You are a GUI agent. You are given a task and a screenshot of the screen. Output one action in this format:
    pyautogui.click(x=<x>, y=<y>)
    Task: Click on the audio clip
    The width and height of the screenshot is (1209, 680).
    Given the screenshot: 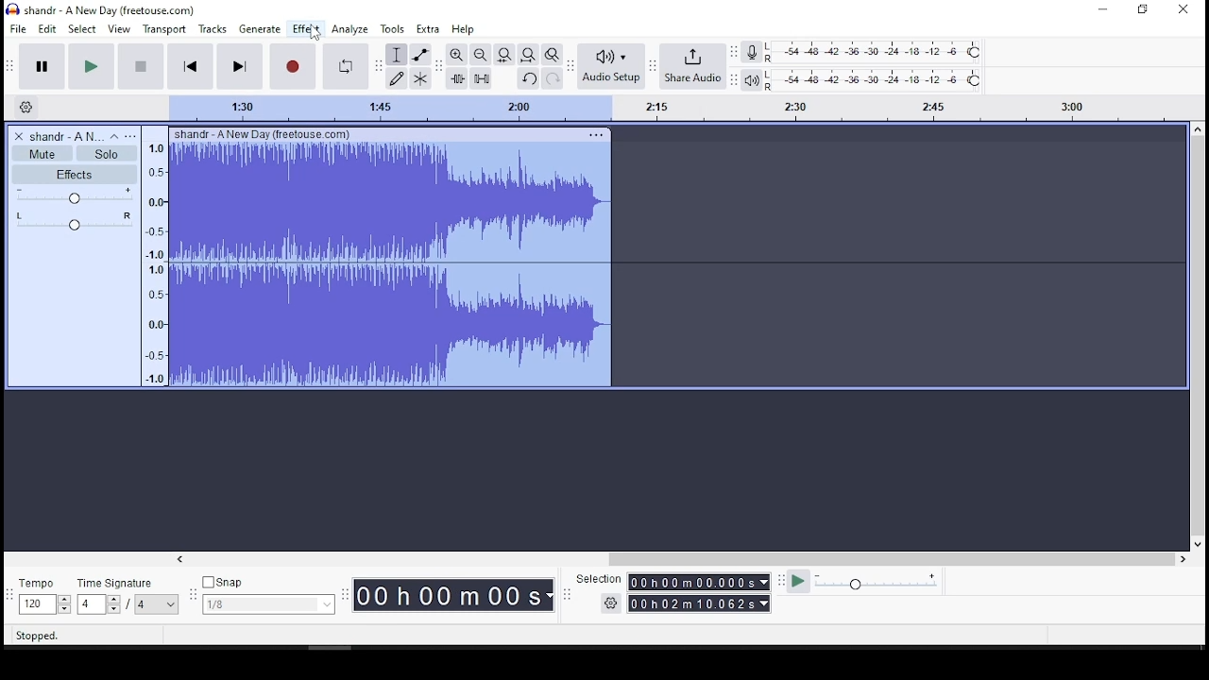 What is the action you would take?
    pyautogui.click(x=388, y=258)
    